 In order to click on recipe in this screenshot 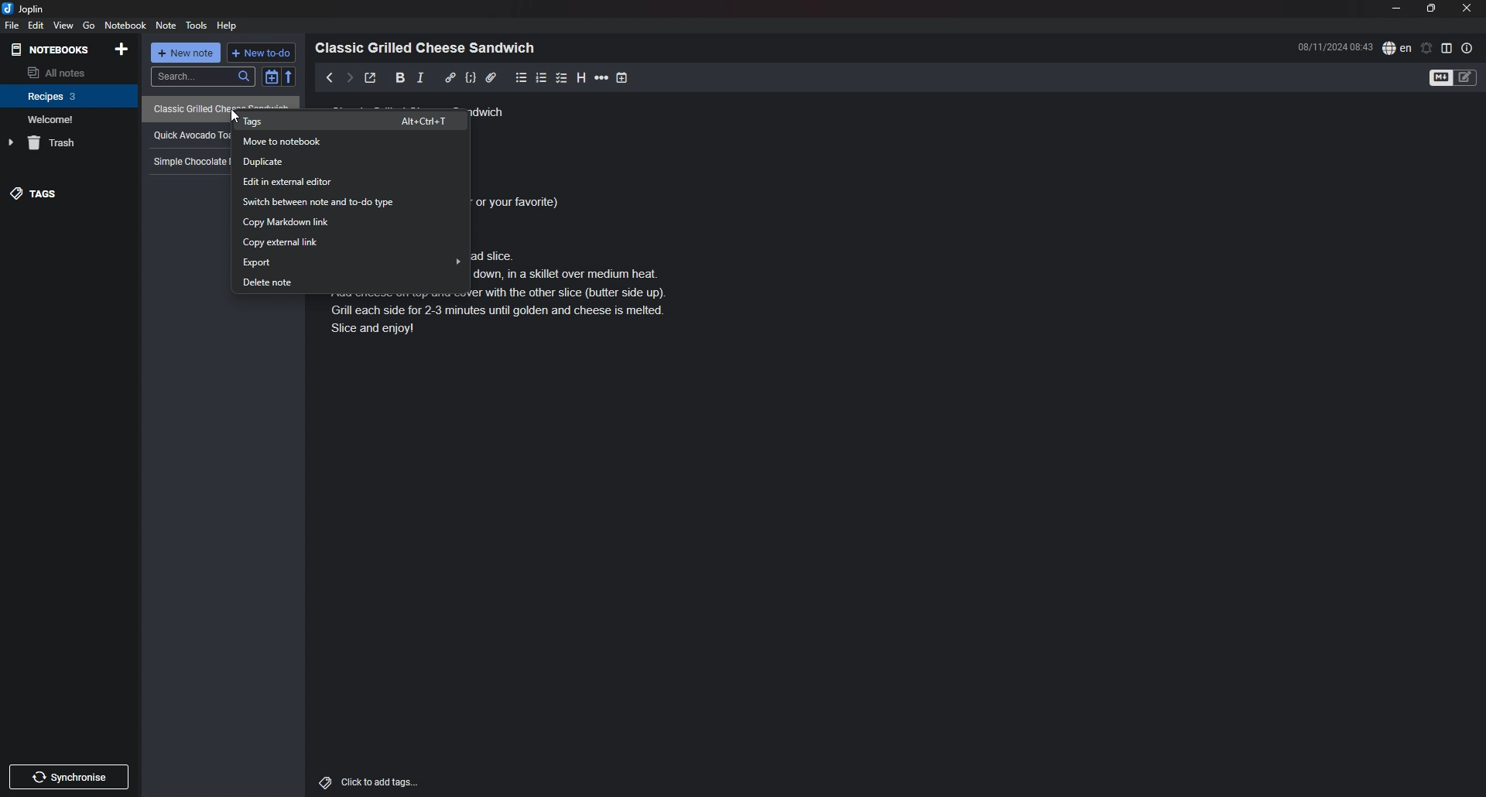, I will do `click(217, 107)`.